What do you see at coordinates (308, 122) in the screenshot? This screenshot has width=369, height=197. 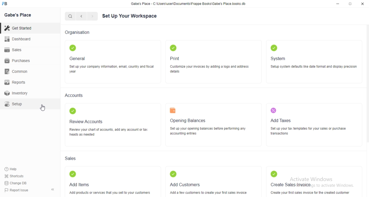 I see `‘Add Taxes. Set up your tax templates for your sales of purchase transactions` at bounding box center [308, 122].